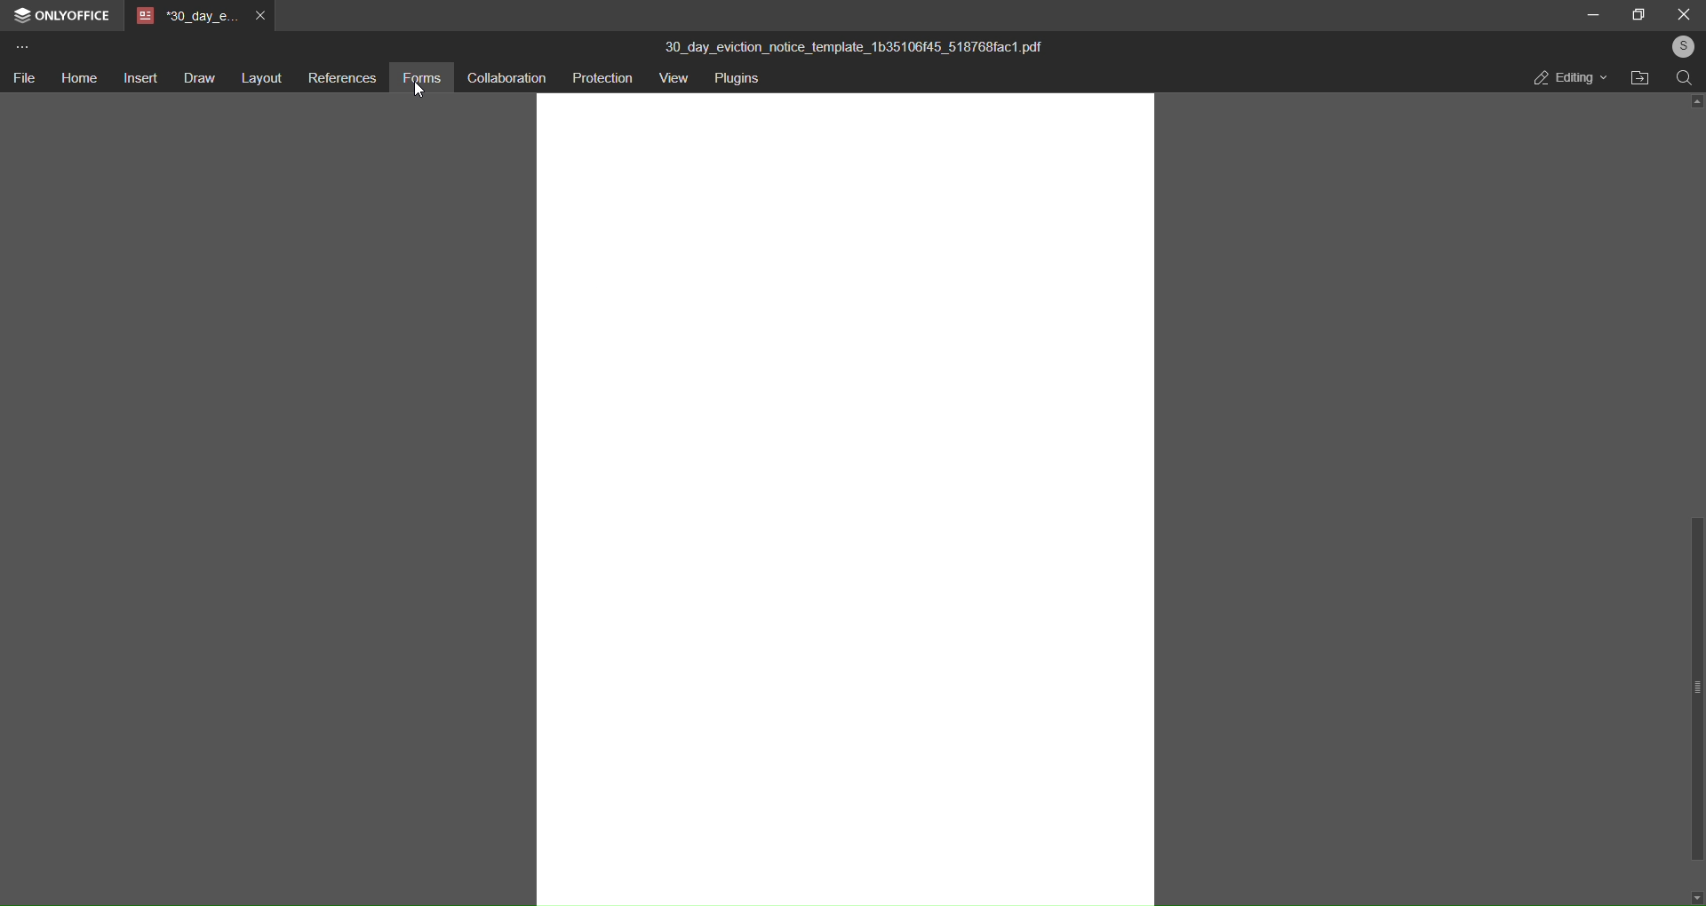  Describe the element at coordinates (339, 76) in the screenshot. I see `references` at that location.